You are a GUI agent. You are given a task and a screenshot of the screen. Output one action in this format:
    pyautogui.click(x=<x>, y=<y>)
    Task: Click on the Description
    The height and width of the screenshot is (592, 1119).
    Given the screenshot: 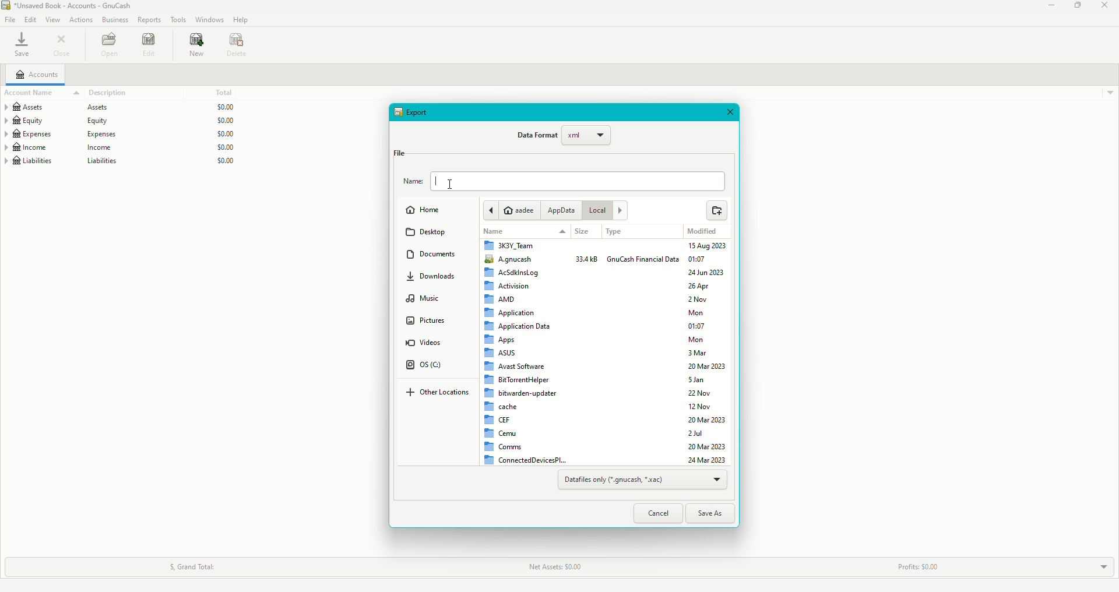 What is the action you would take?
    pyautogui.click(x=101, y=93)
    